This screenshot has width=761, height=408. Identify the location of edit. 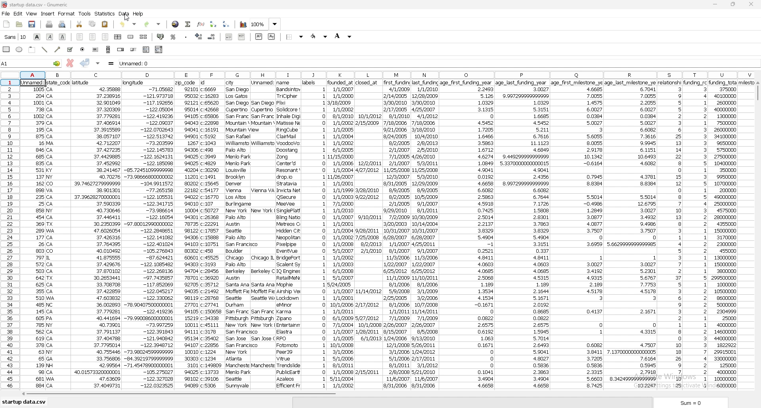
(18, 14).